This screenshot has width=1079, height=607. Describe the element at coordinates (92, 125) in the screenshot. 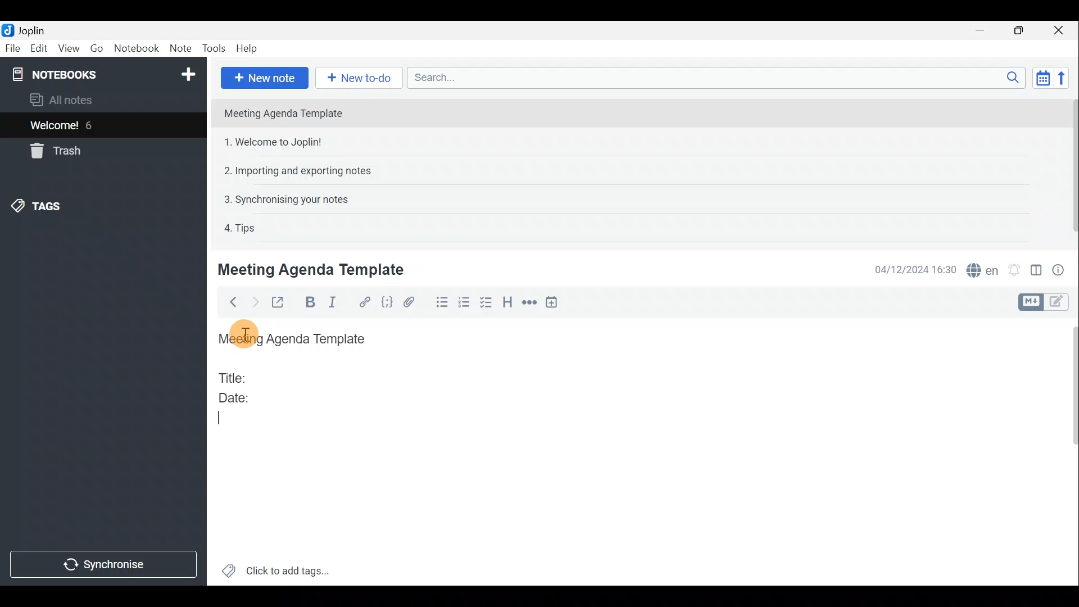

I see `6` at that location.